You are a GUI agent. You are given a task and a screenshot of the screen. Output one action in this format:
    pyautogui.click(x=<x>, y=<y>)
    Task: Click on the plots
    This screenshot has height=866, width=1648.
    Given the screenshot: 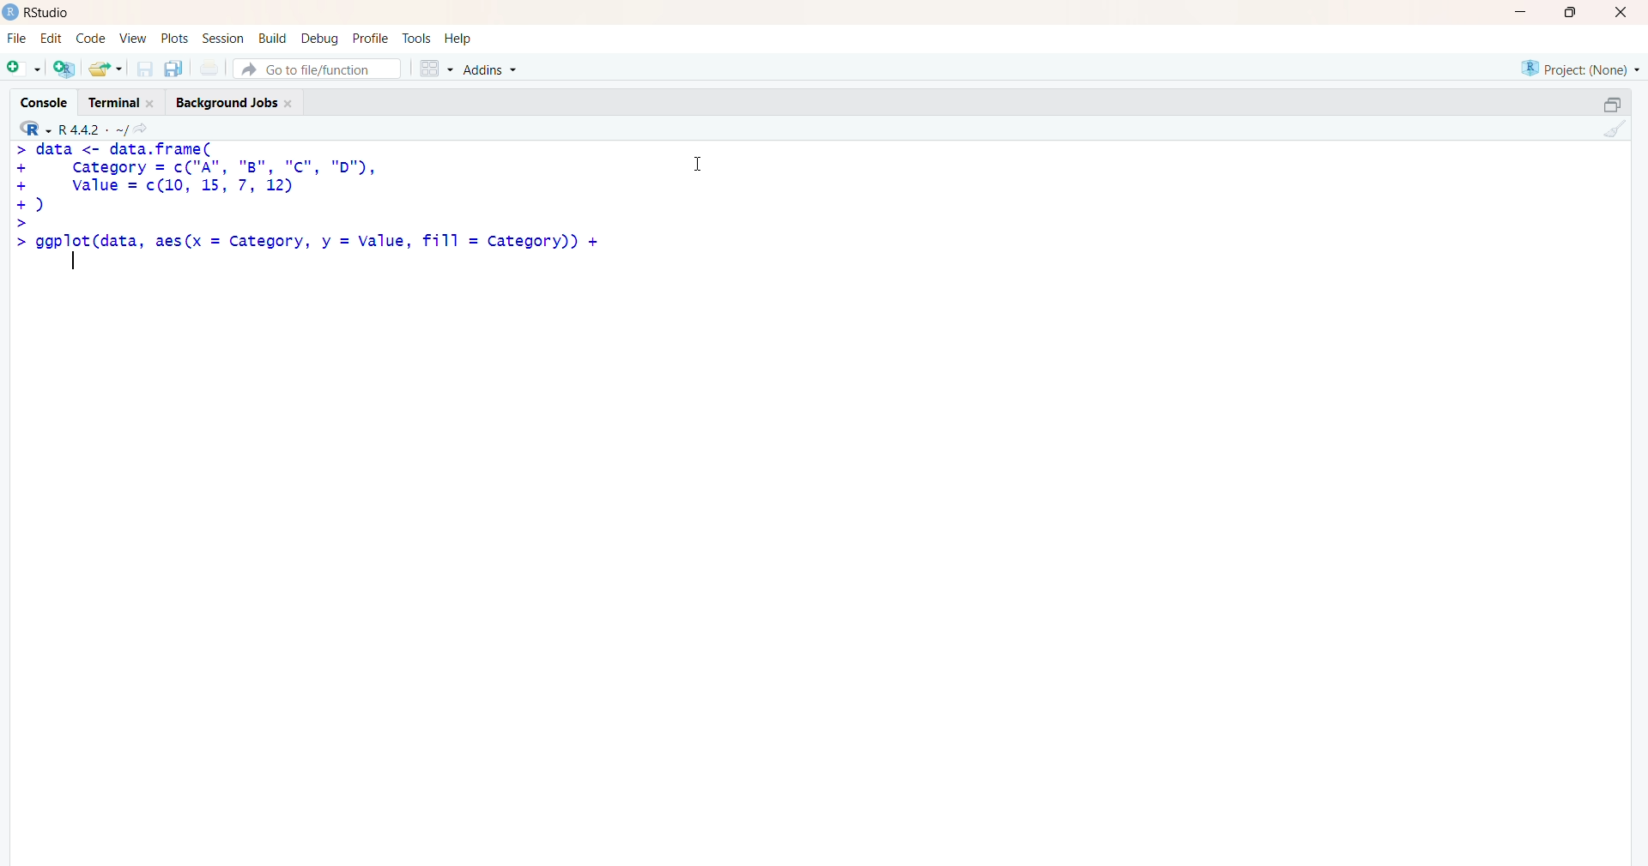 What is the action you would take?
    pyautogui.click(x=177, y=39)
    